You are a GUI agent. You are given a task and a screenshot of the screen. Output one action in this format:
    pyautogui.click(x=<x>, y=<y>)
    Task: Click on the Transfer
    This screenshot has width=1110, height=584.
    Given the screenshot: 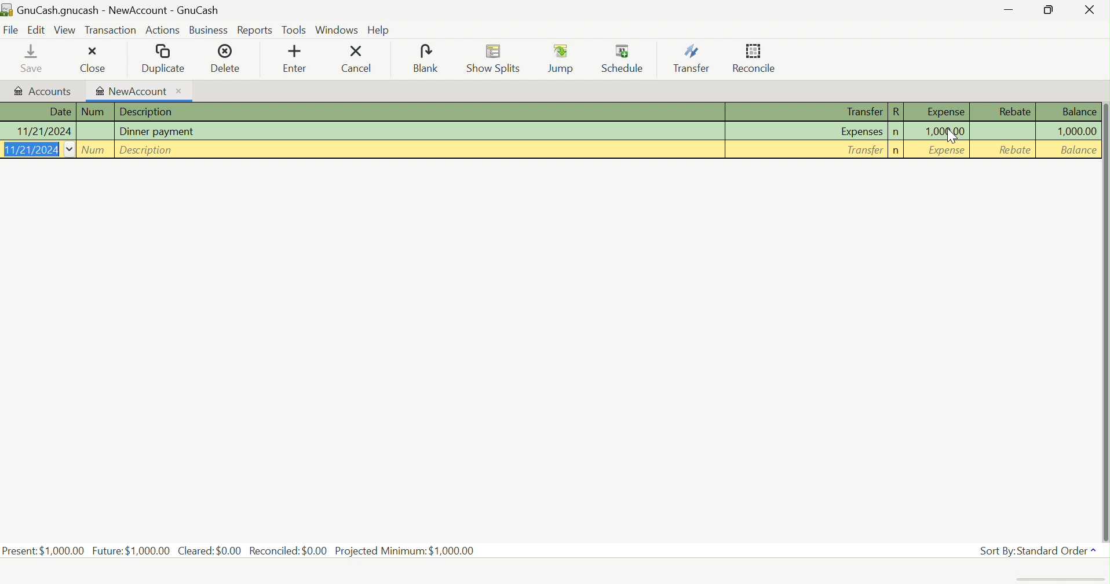 What is the action you would take?
    pyautogui.click(x=862, y=111)
    